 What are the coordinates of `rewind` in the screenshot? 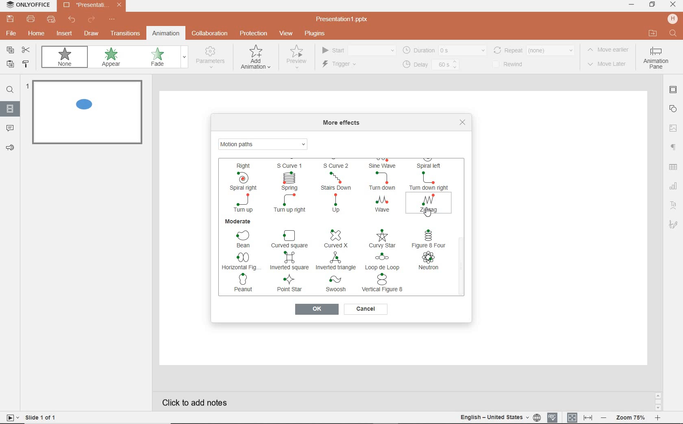 It's located at (533, 50).